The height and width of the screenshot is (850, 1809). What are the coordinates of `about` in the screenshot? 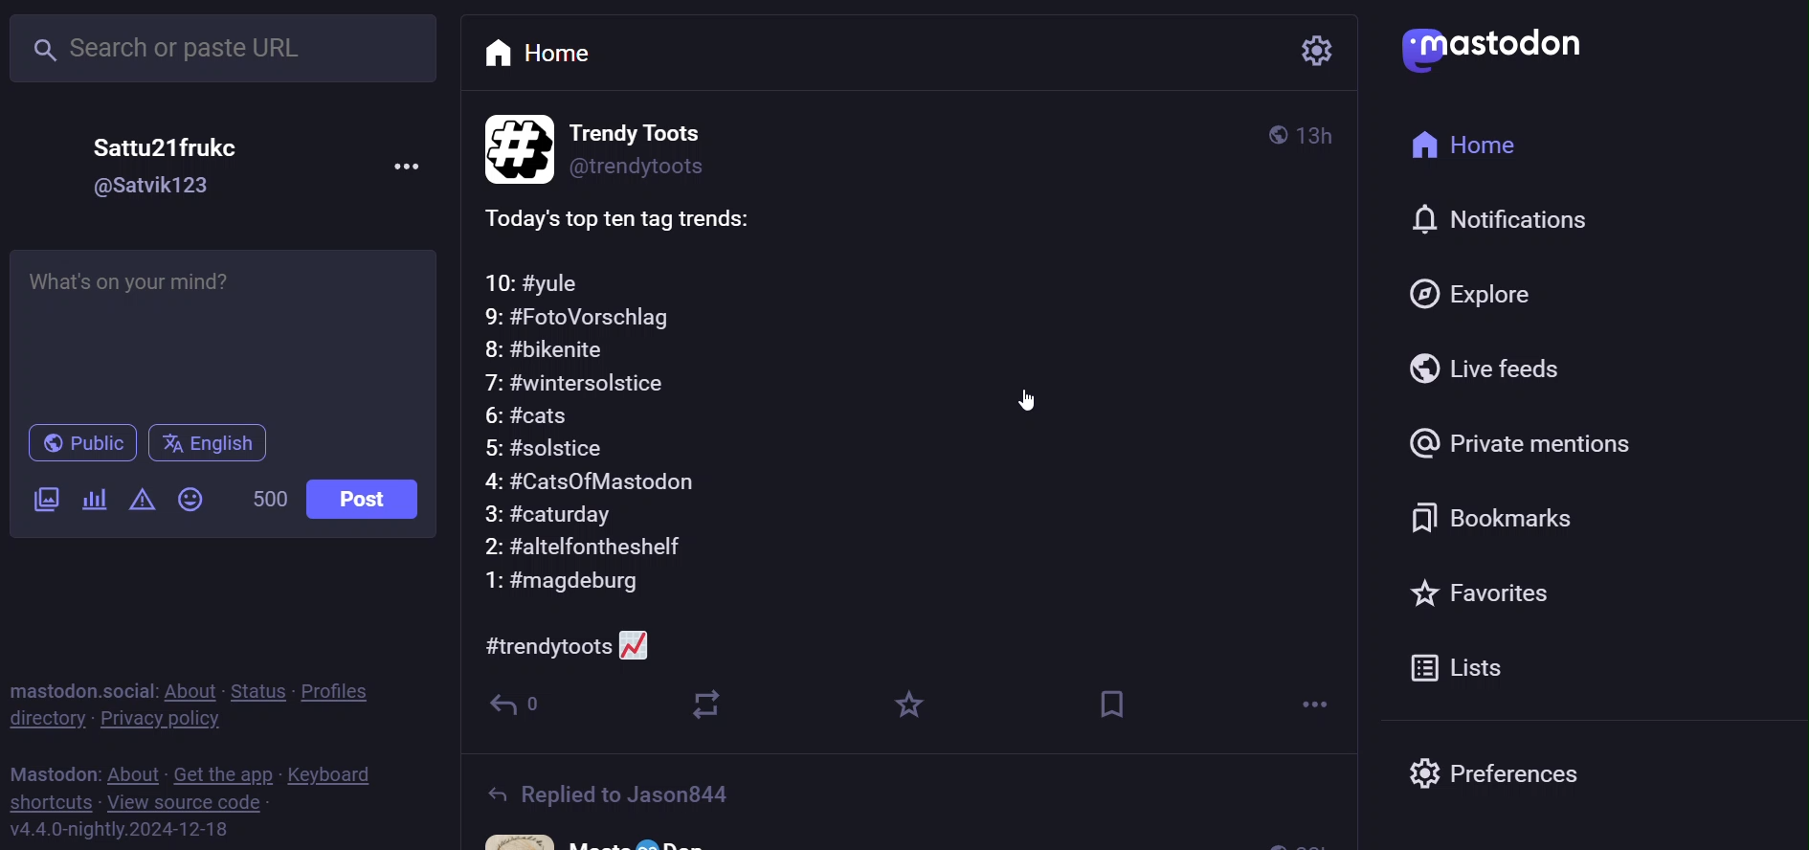 It's located at (133, 770).